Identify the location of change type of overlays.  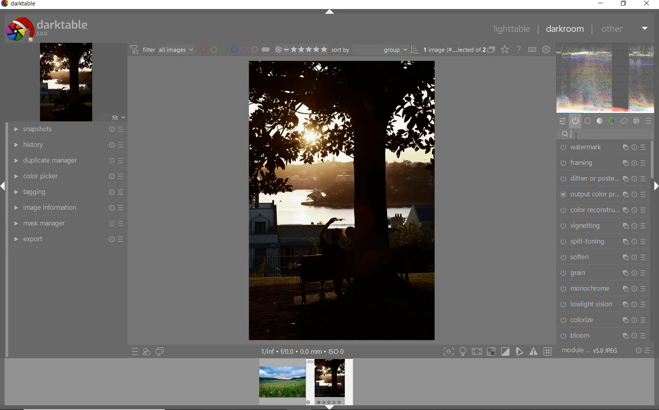
(505, 49).